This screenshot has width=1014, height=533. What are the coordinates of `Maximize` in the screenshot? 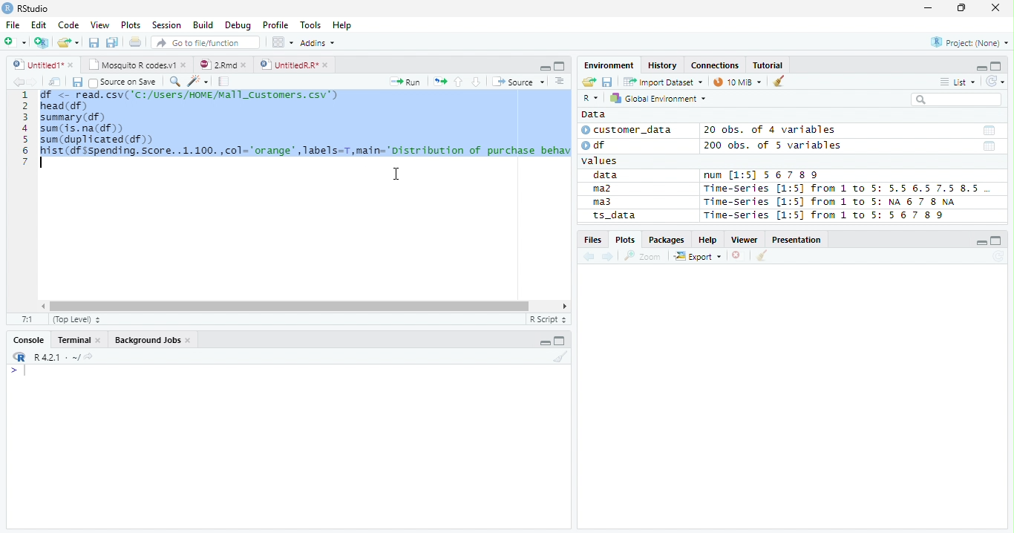 It's located at (998, 241).